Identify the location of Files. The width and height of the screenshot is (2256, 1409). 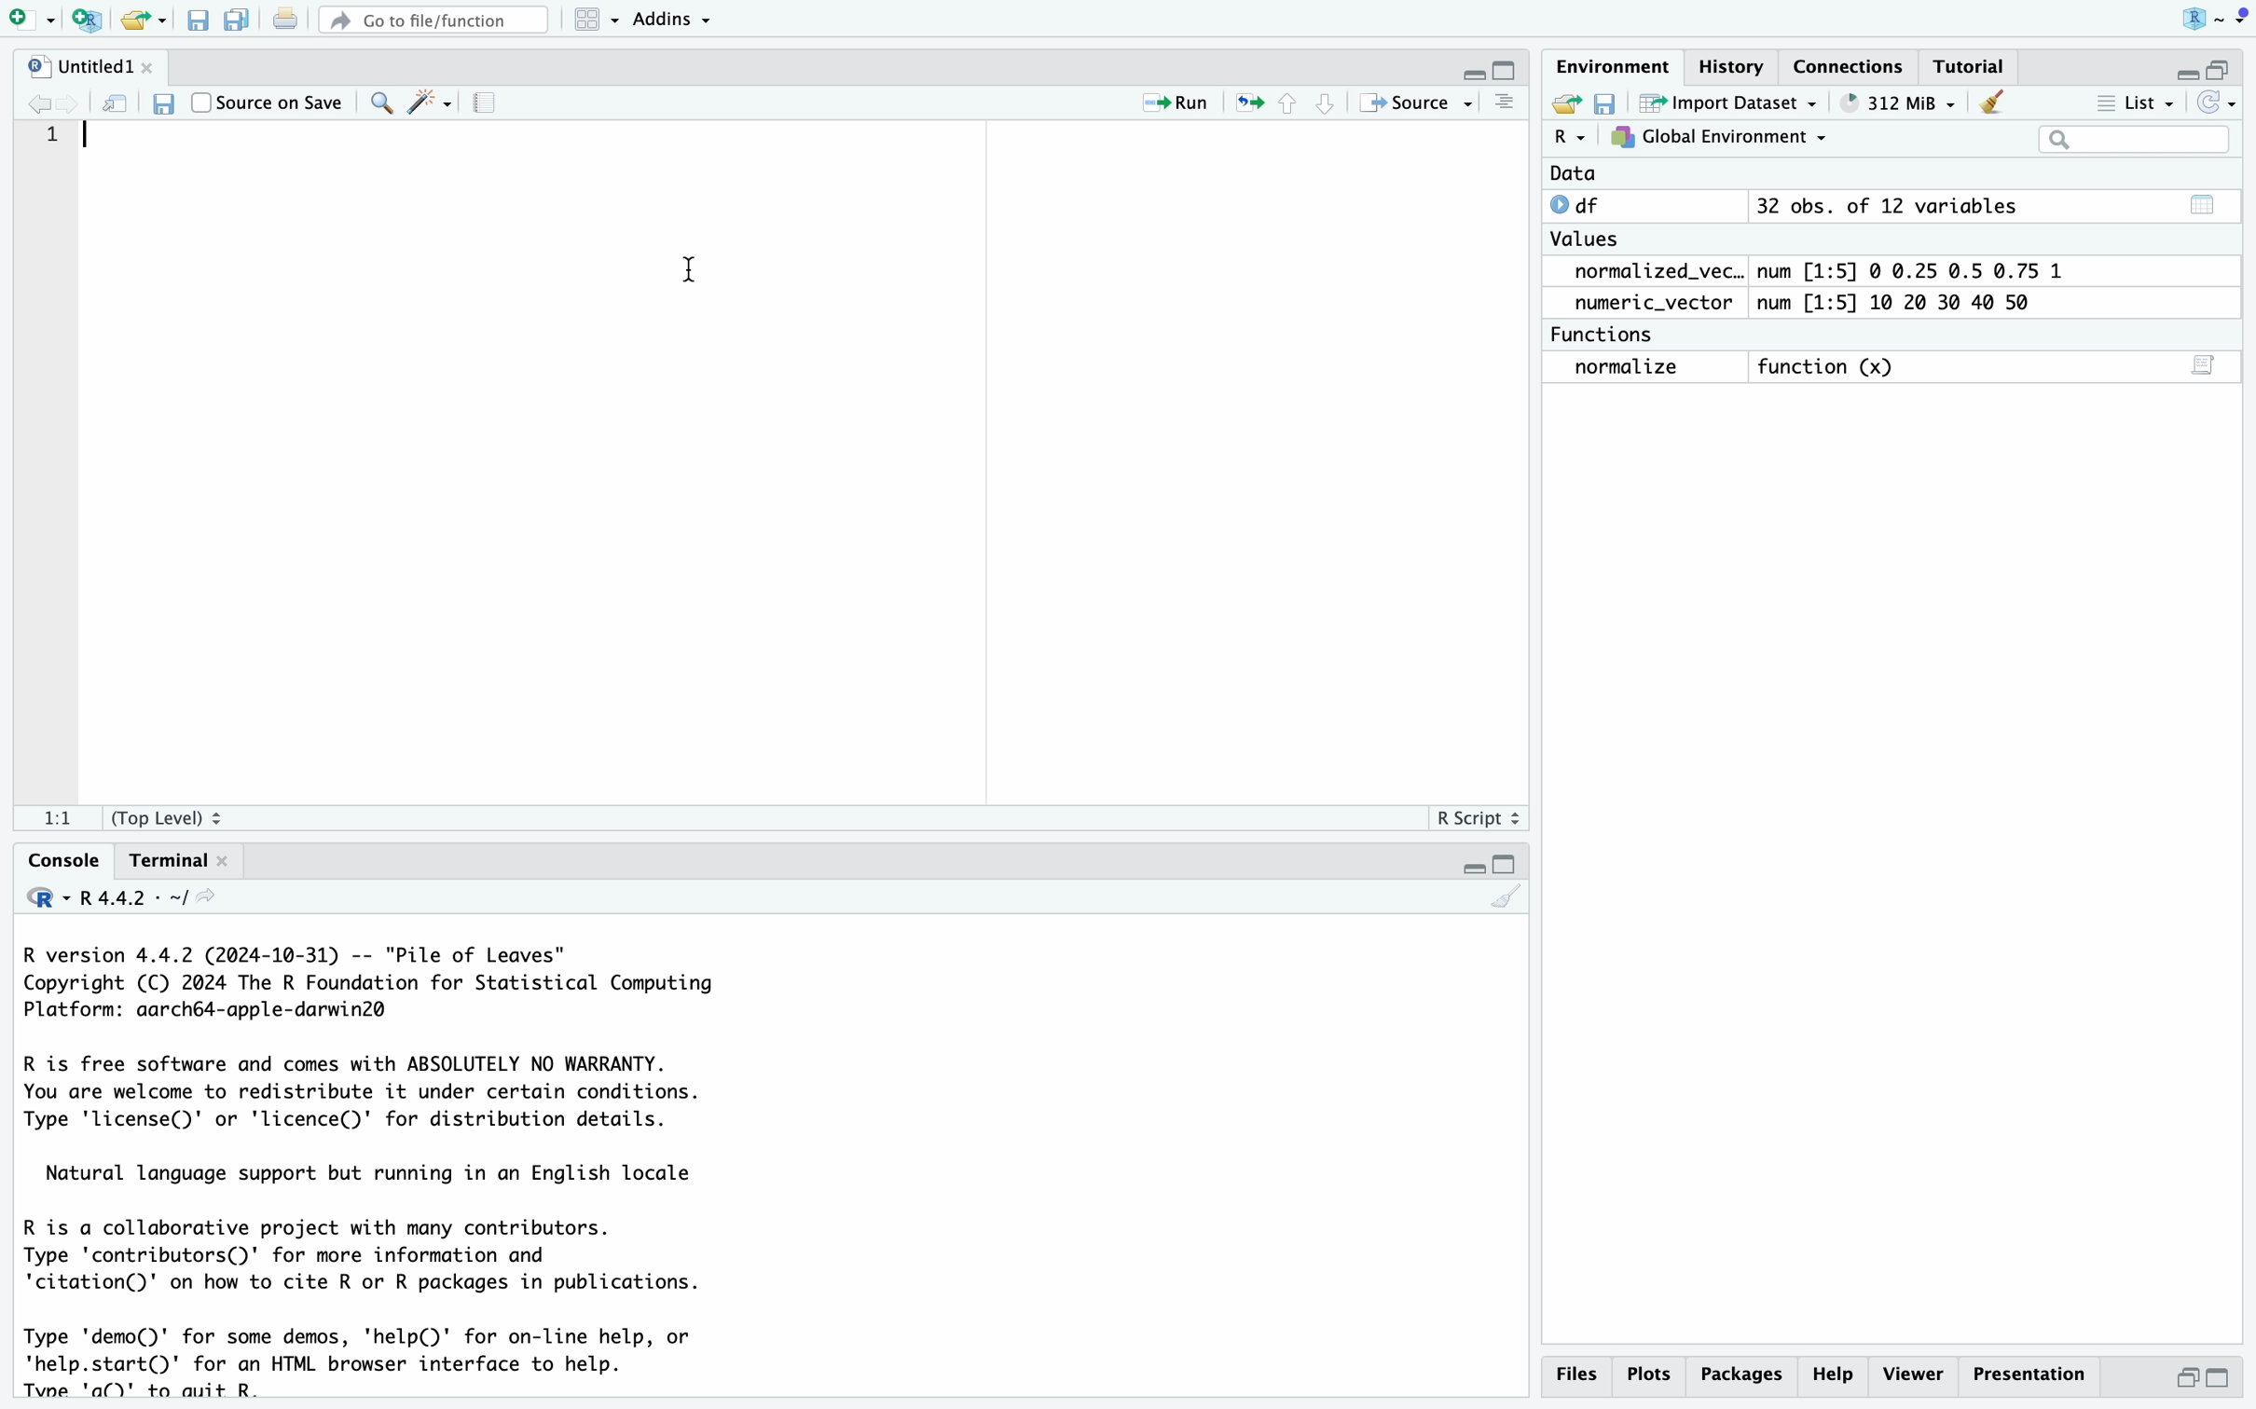
(1575, 1373).